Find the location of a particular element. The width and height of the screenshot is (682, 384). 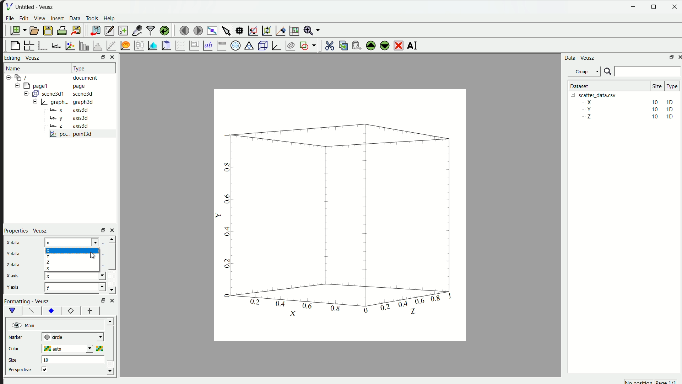

move down the selected widget is located at coordinates (384, 46).